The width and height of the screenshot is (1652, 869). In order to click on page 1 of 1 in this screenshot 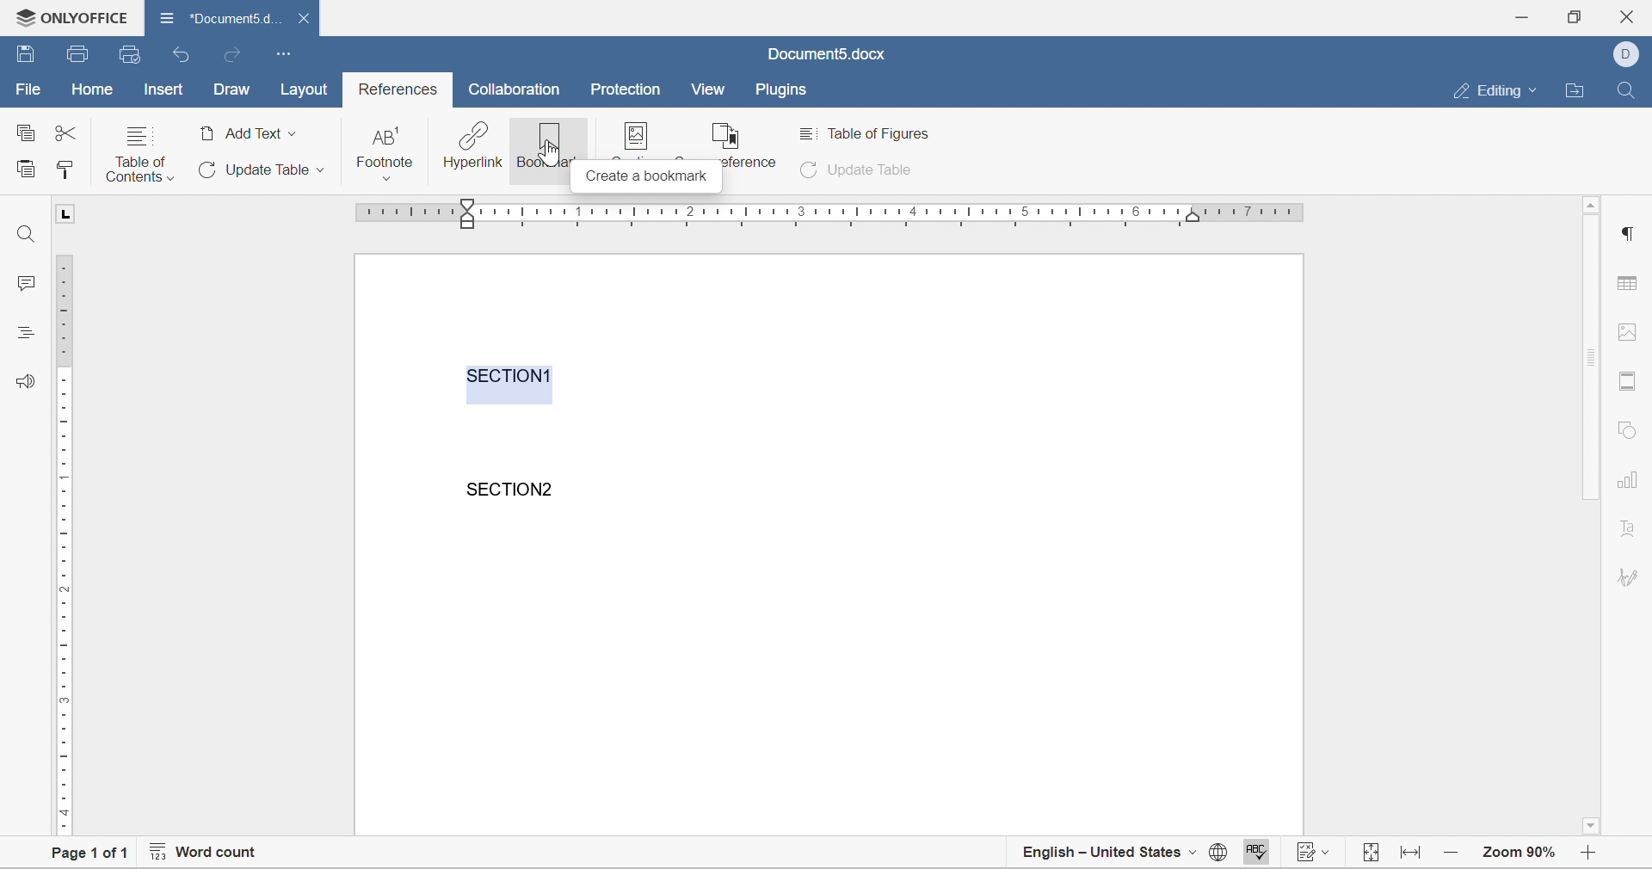, I will do `click(83, 855)`.